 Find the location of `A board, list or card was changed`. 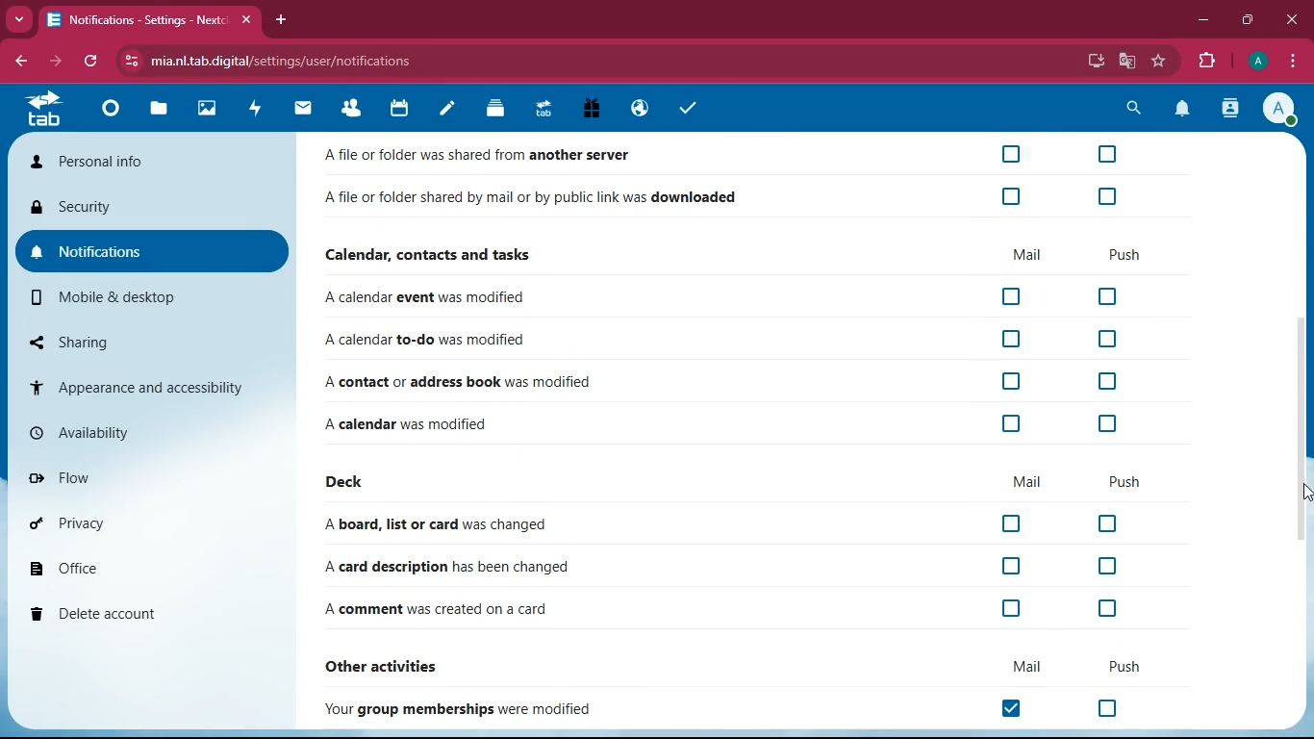

A board, list or card was changed is located at coordinates (442, 525).